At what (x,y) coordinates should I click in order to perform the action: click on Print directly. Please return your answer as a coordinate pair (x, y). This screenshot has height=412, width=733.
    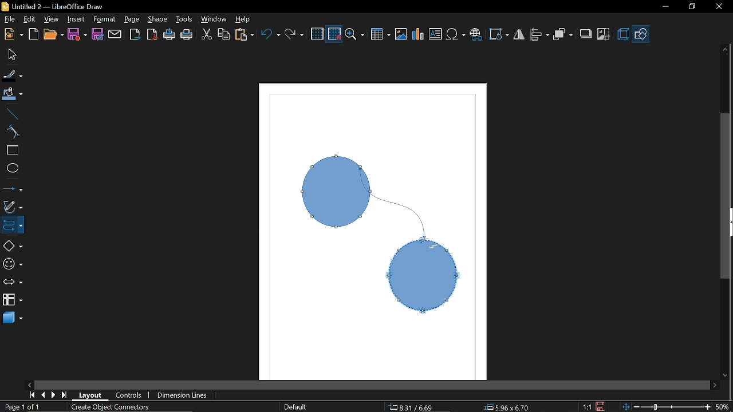
    Looking at the image, I should click on (170, 34).